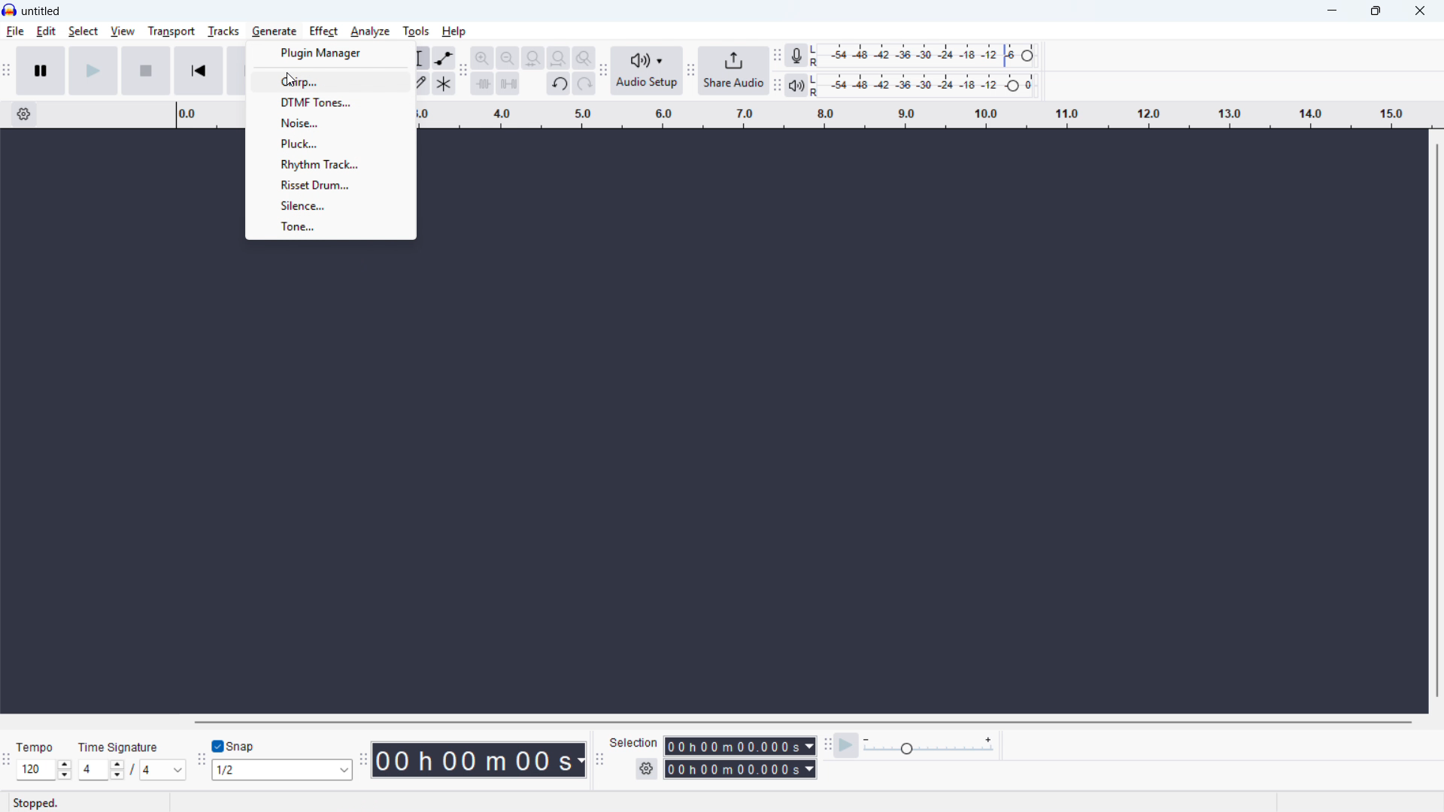 Image resolution: width=1444 pixels, height=812 pixels. Describe the element at coordinates (329, 184) in the screenshot. I see `risset drum` at that location.